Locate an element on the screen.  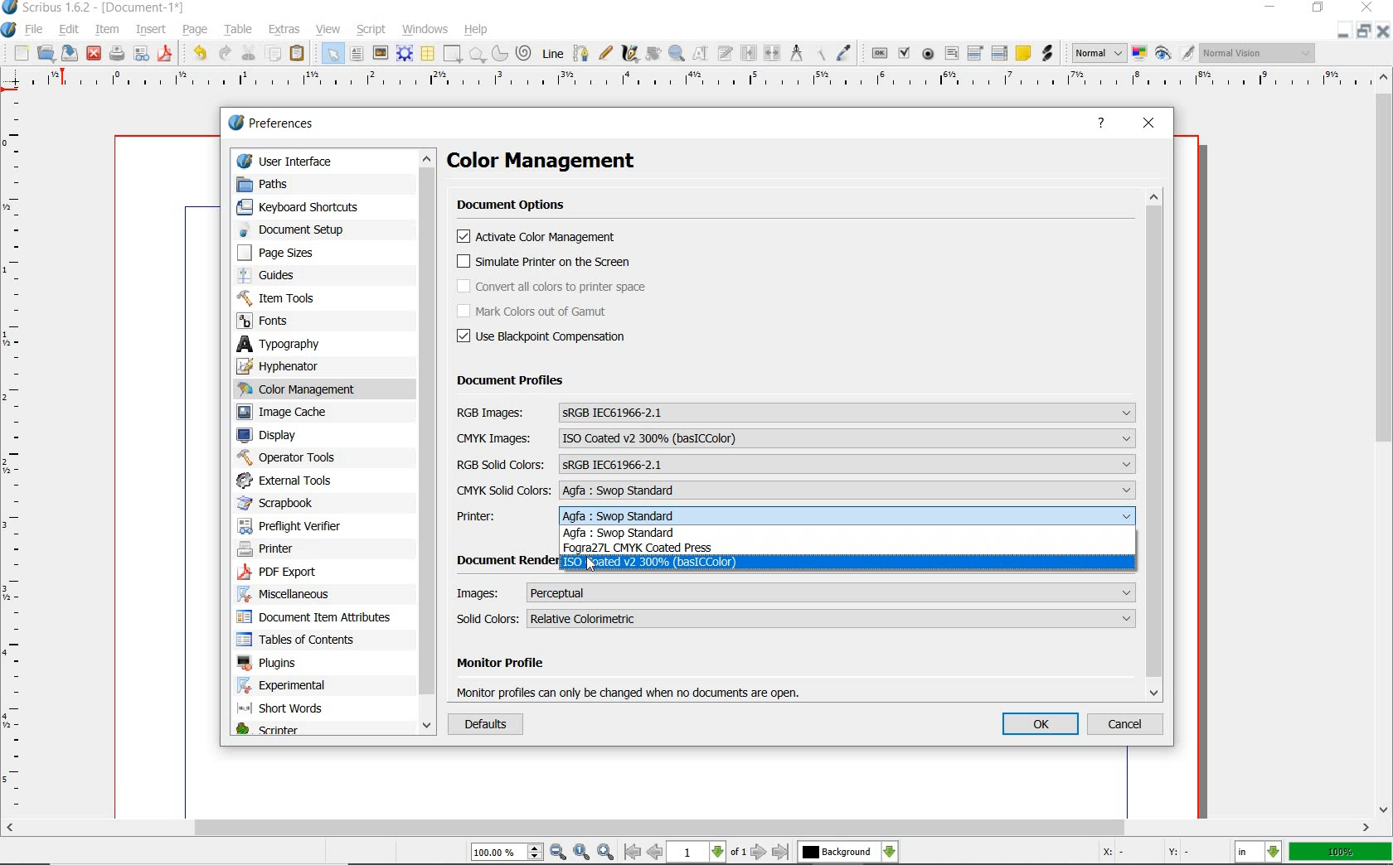
page sizes is located at coordinates (289, 253).